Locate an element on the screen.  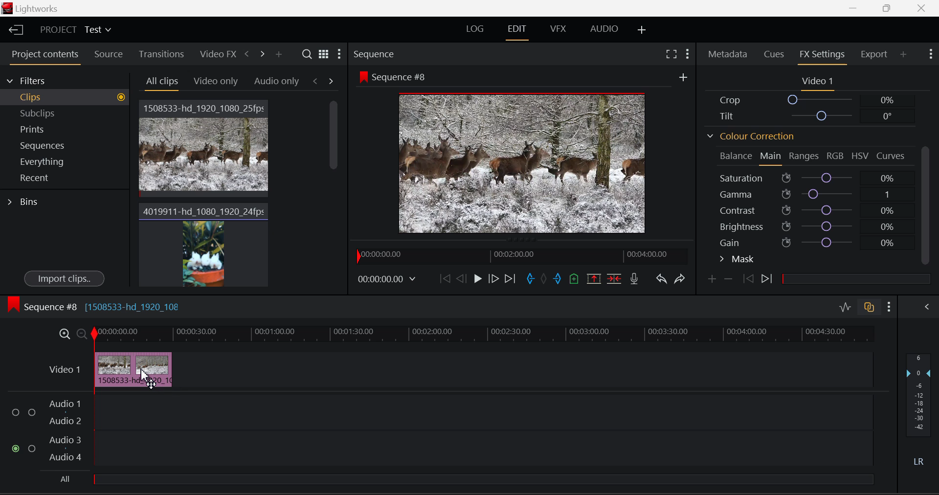
Cursor on Clip in Timeline is located at coordinates (133, 370).